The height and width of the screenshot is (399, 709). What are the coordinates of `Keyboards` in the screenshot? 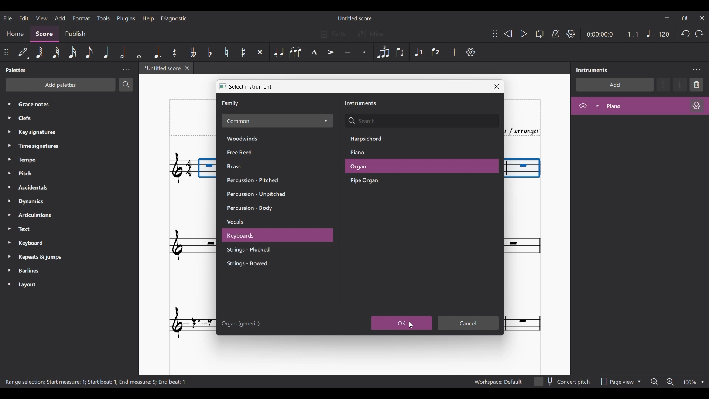 It's located at (258, 236).